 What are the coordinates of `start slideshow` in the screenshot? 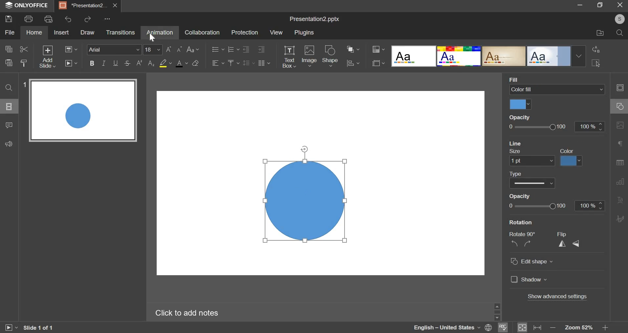 It's located at (71, 63).